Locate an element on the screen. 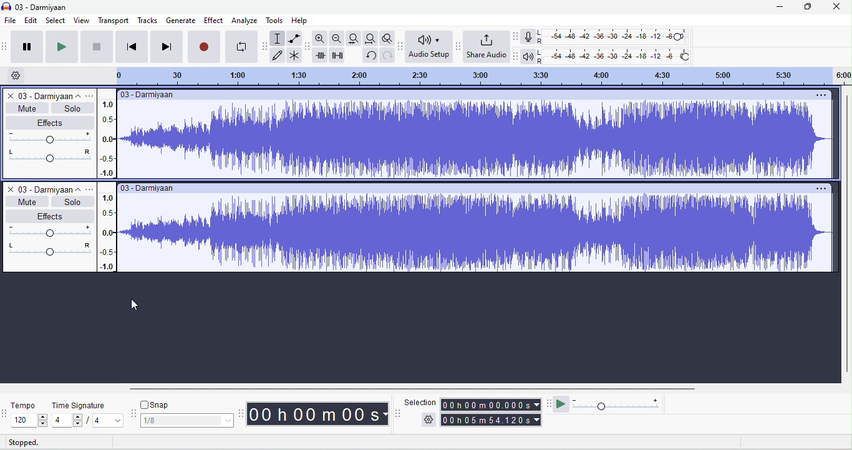  play at speed/ play at speed once is located at coordinates (562, 403).